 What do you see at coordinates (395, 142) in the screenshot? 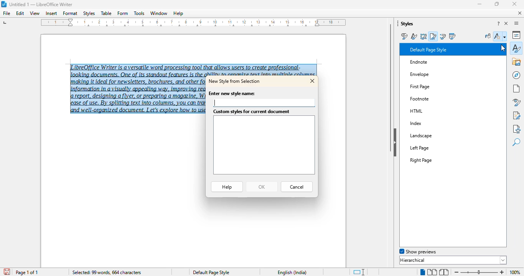
I see `hide` at bounding box center [395, 142].